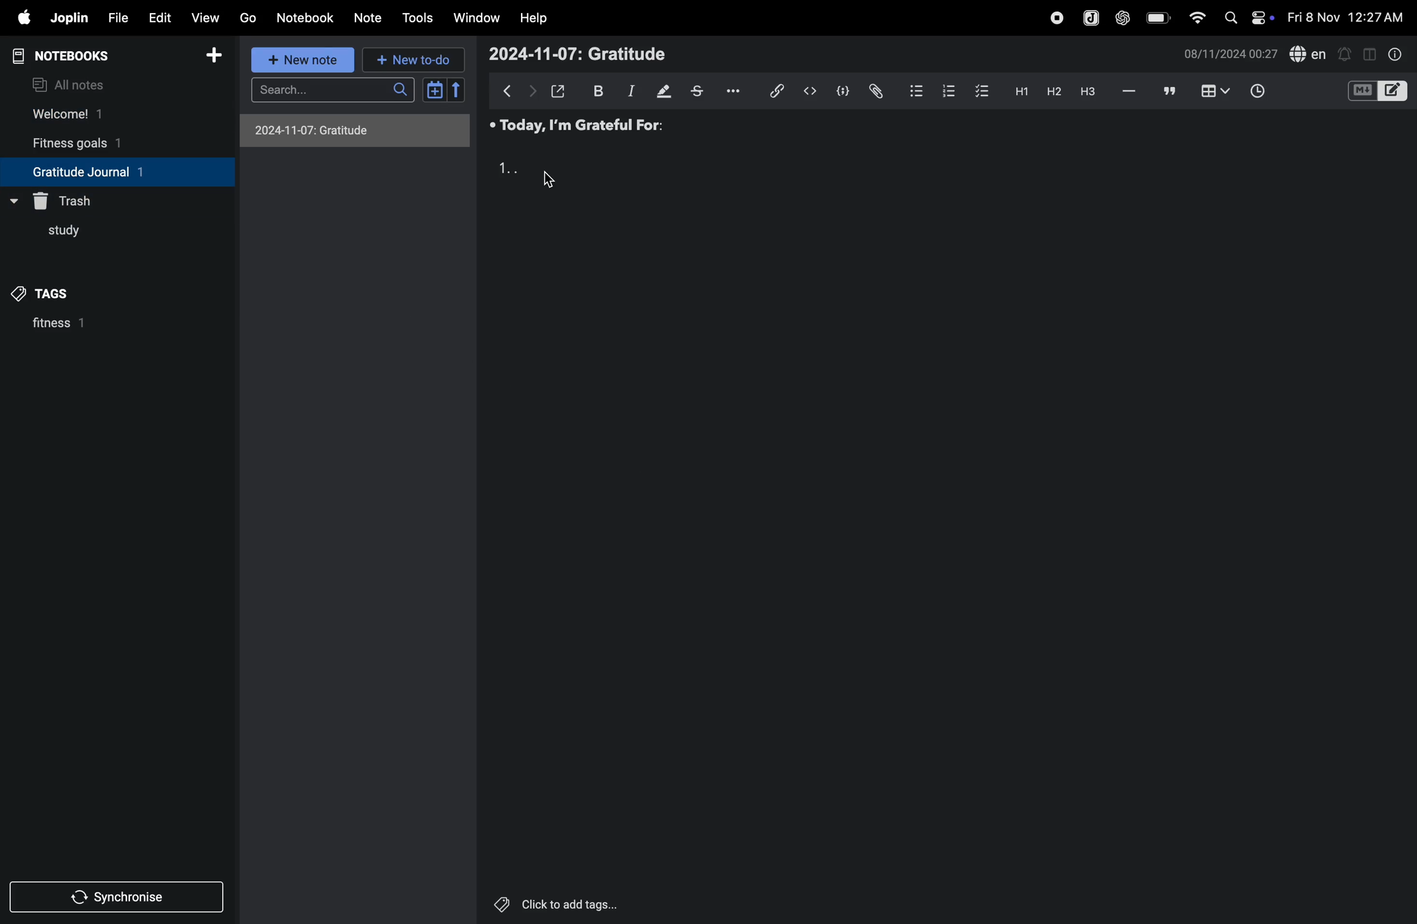  What do you see at coordinates (558, 90) in the screenshot?
I see `open file` at bounding box center [558, 90].